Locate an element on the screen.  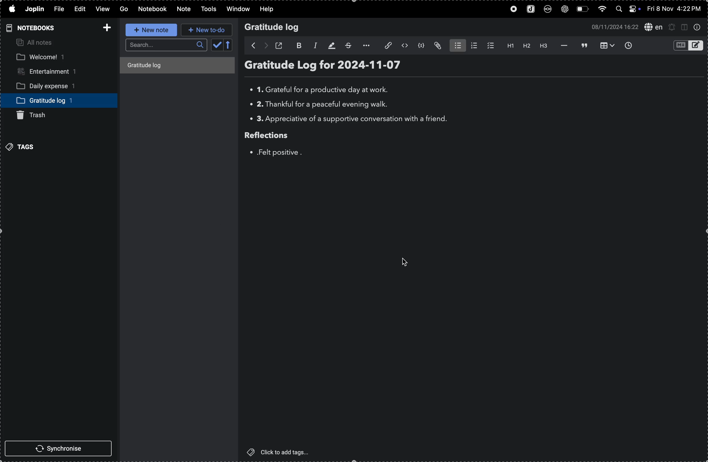
horrizontal line is located at coordinates (563, 46).